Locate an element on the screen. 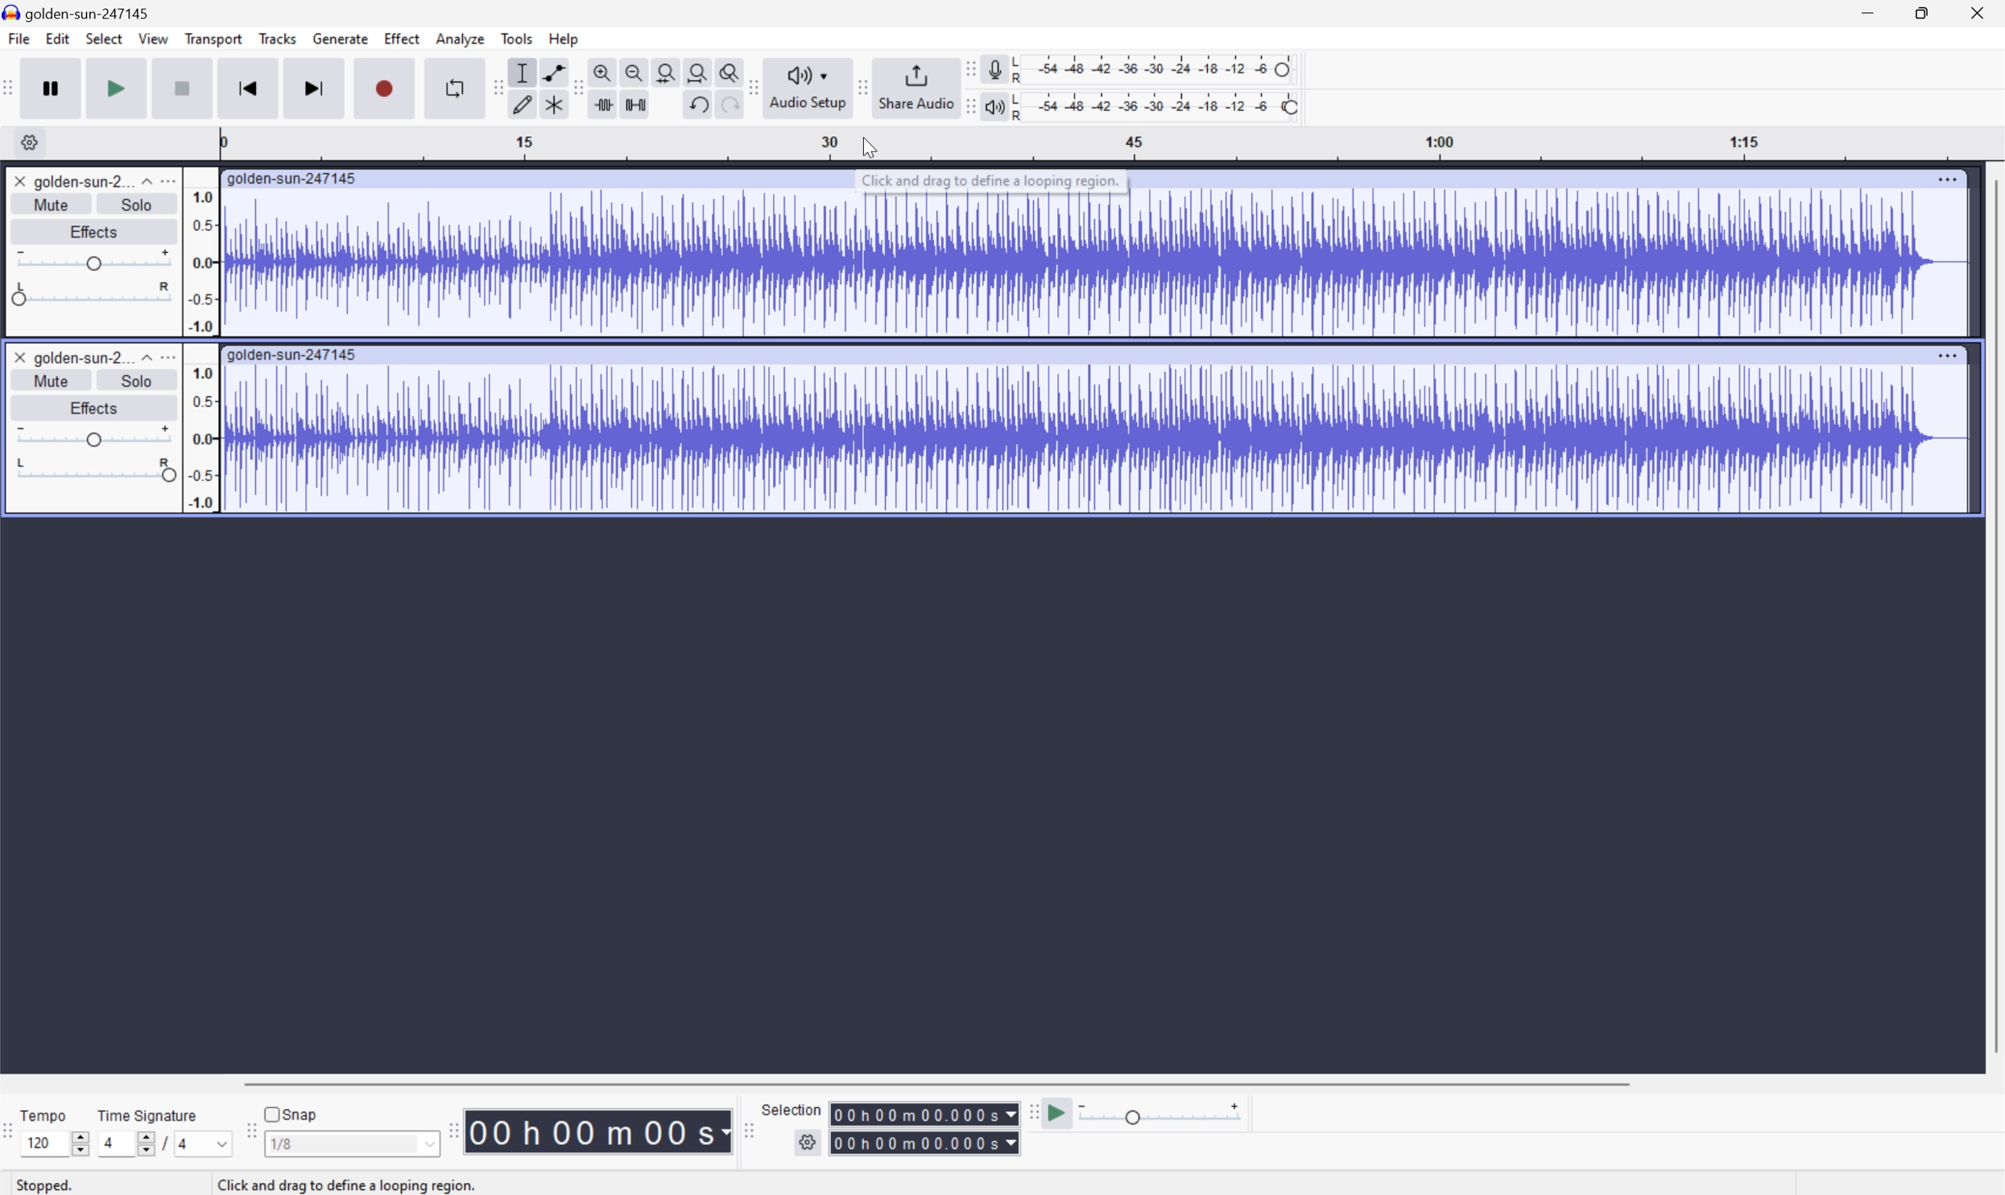 This screenshot has height=1195, width=2005. Effects is located at coordinates (97, 232).